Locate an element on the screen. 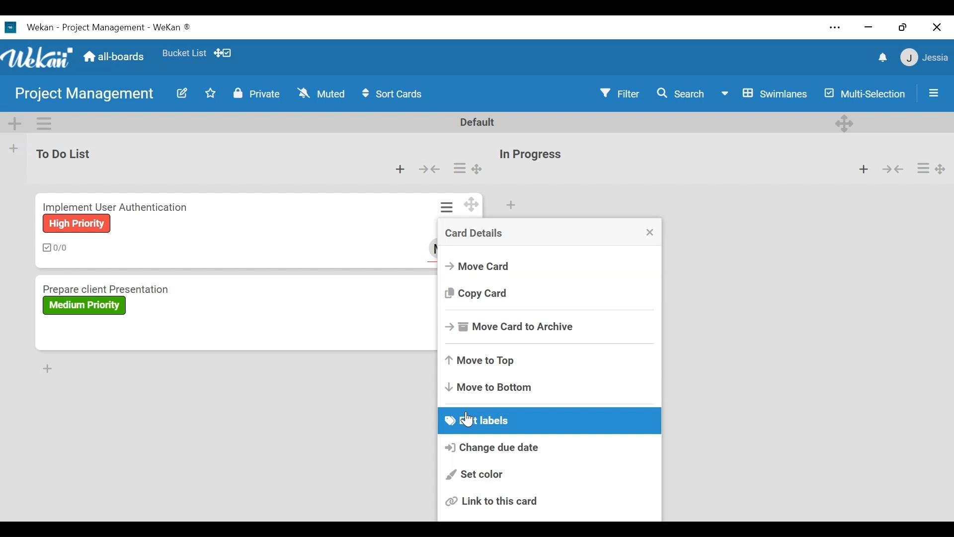 This screenshot has width=954, height=537. Multi-Selection is located at coordinates (863, 93).